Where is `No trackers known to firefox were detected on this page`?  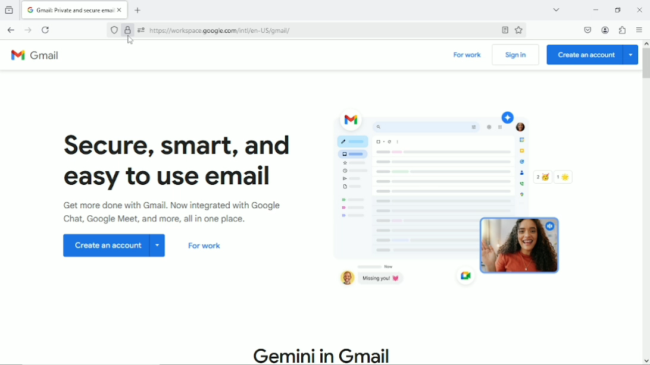
No trackers known to firefox were detected on this page is located at coordinates (114, 29).